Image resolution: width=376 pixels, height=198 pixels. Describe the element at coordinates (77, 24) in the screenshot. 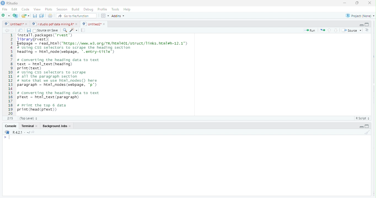

I see `close` at that location.